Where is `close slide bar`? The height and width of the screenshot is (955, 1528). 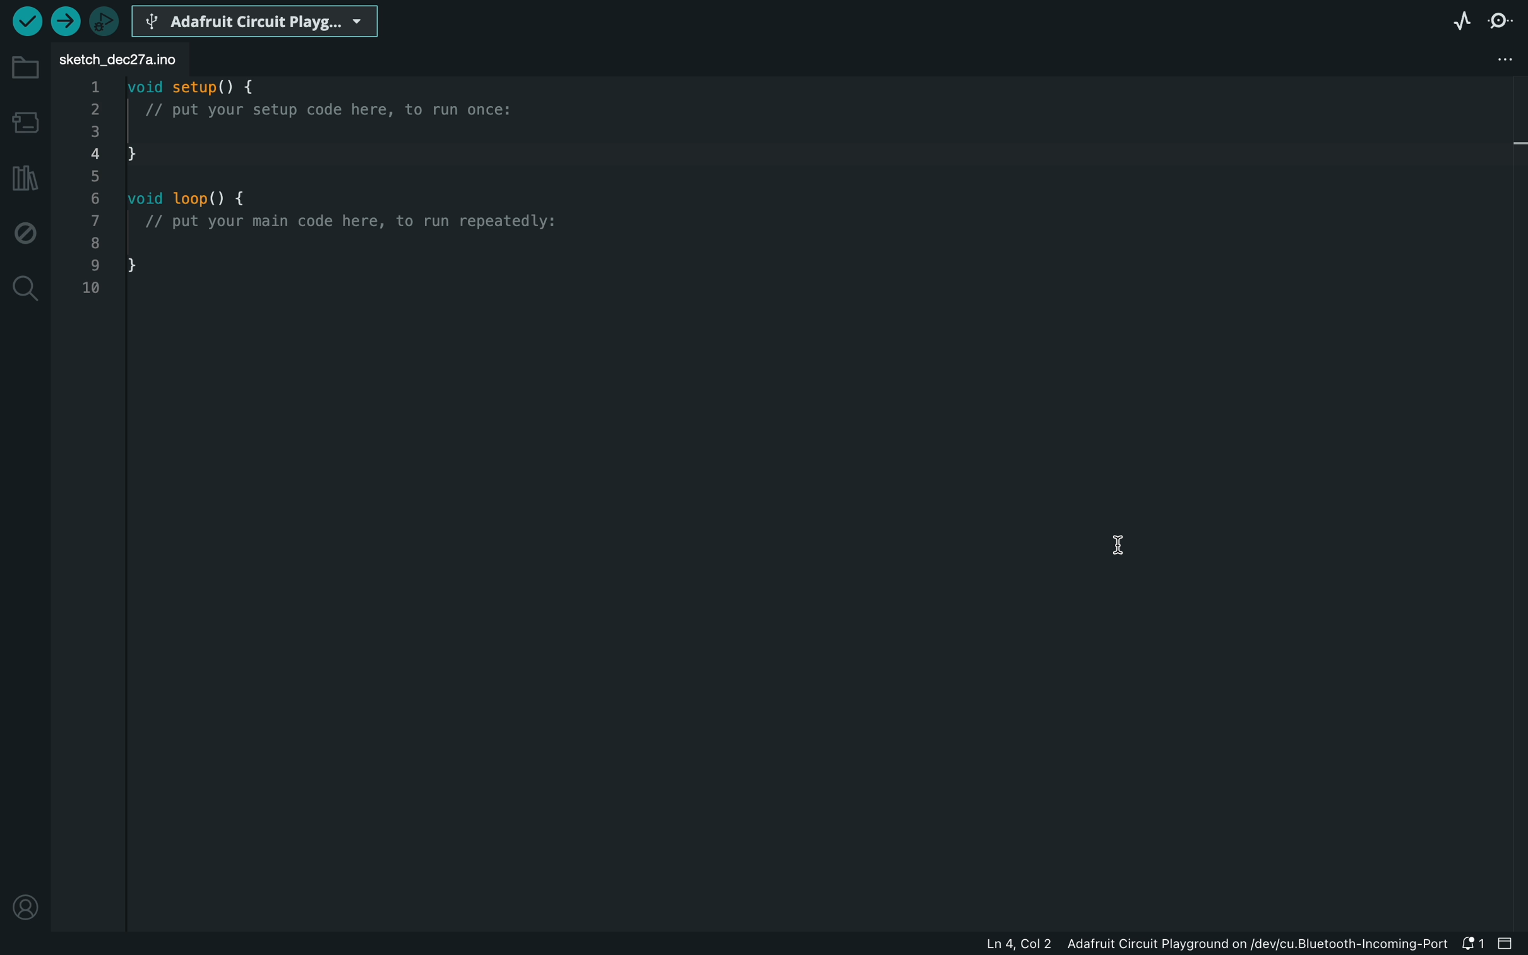 close slide bar is located at coordinates (1508, 943).